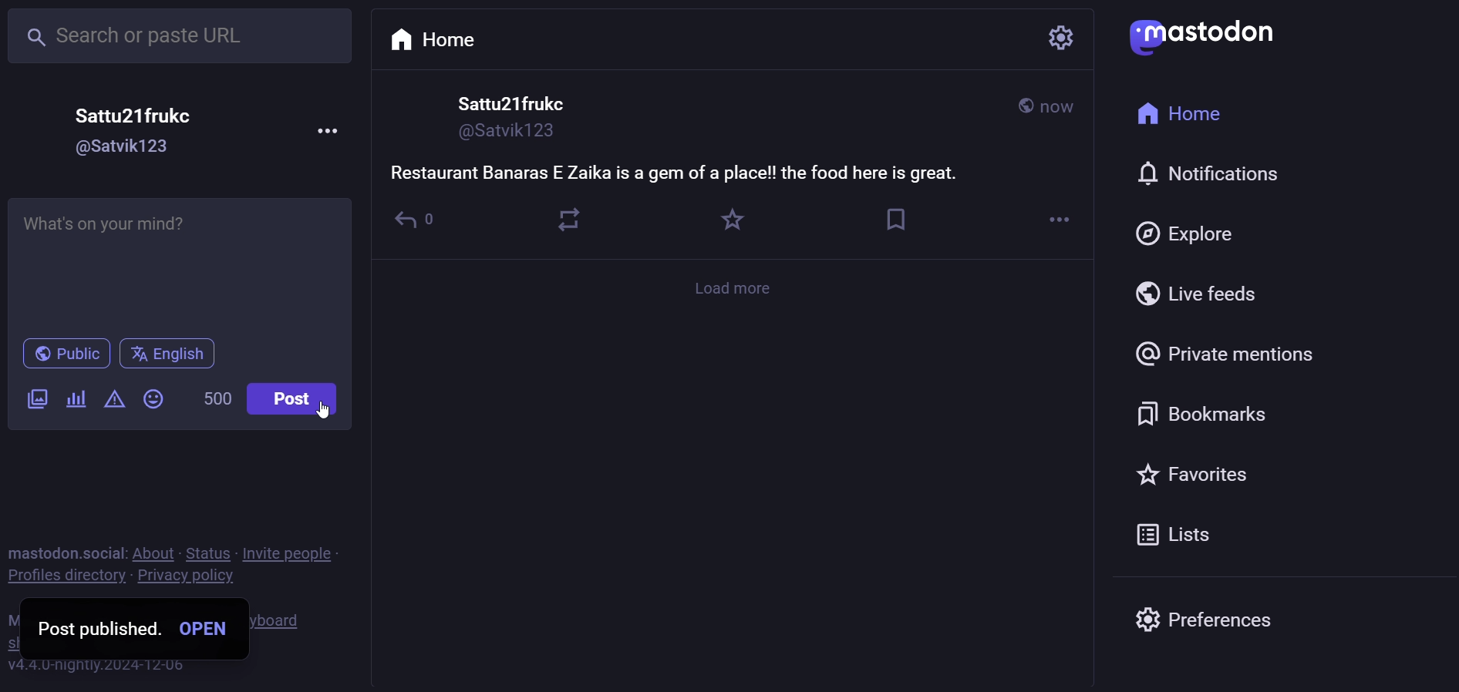 The image size is (1459, 692). What do you see at coordinates (1060, 223) in the screenshot?
I see `more` at bounding box center [1060, 223].